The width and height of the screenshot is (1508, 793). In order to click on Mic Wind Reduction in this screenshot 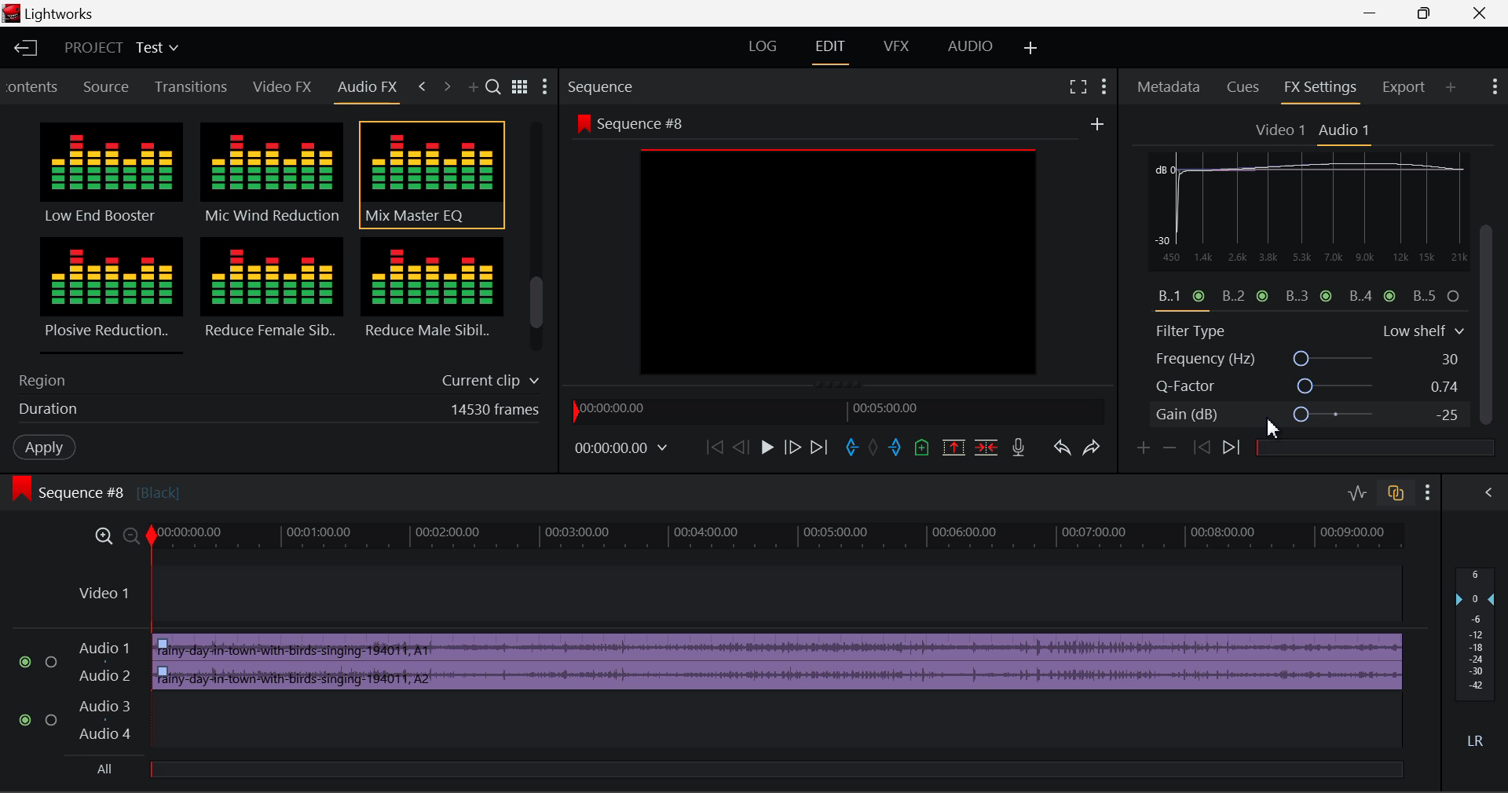, I will do `click(273, 175)`.